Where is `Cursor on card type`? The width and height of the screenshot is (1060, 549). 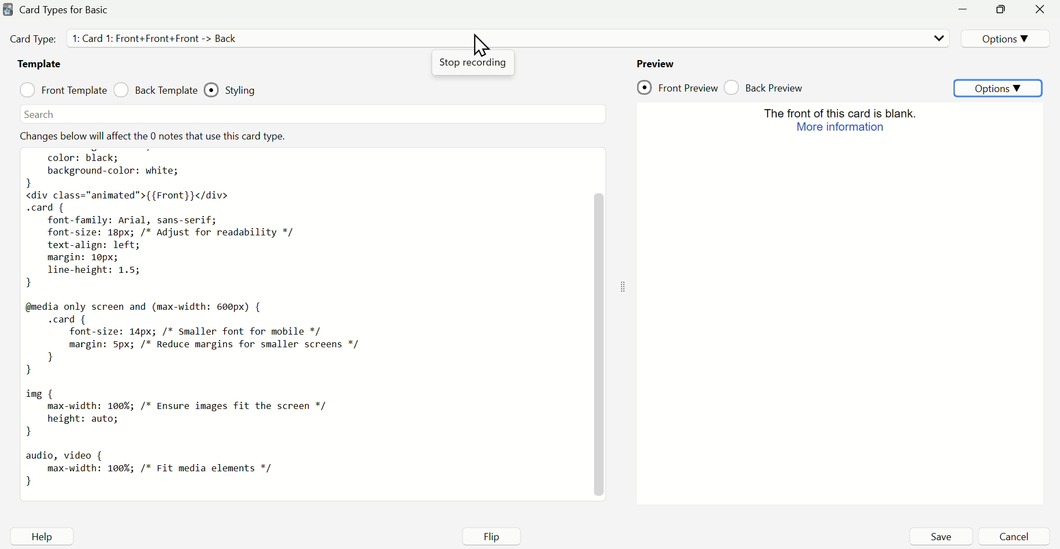
Cursor on card type is located at coordinates (480, 48).